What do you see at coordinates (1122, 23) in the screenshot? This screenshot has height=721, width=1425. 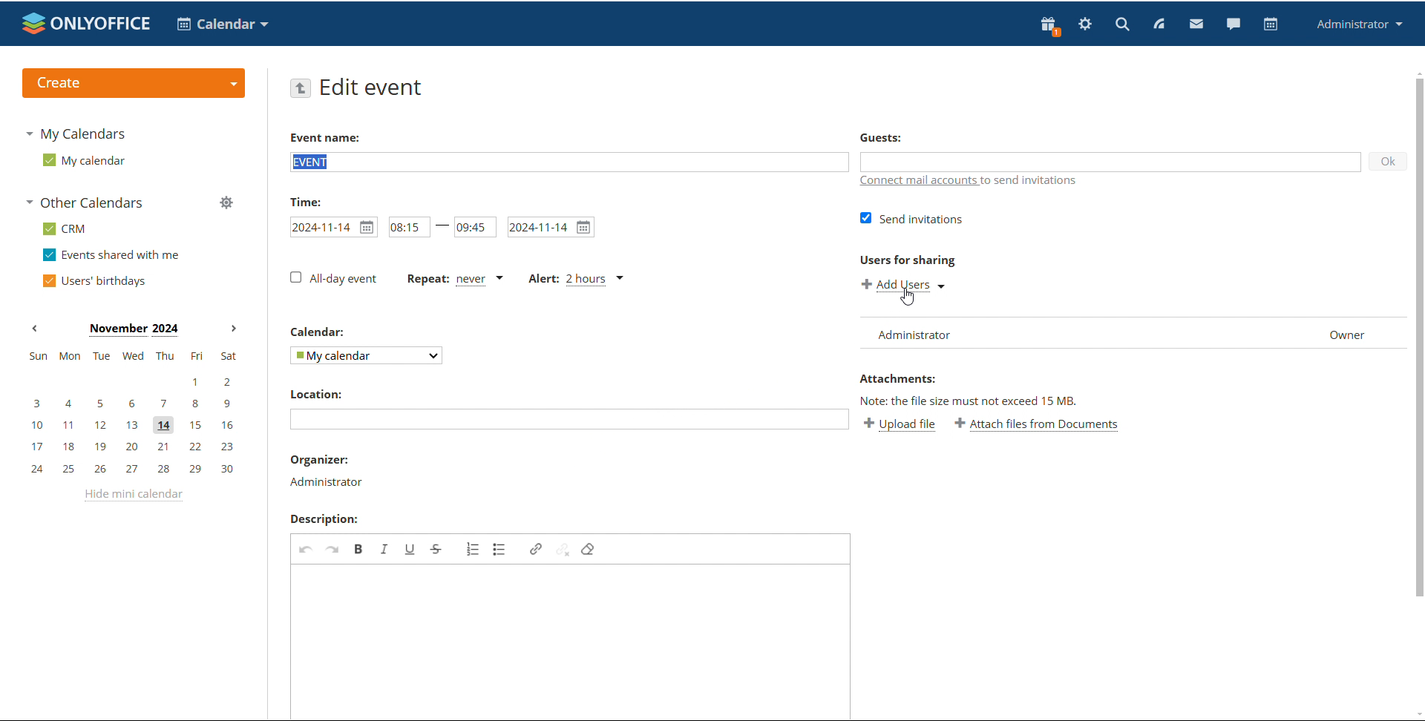 I see `search` at bounding box center [1122, 23].